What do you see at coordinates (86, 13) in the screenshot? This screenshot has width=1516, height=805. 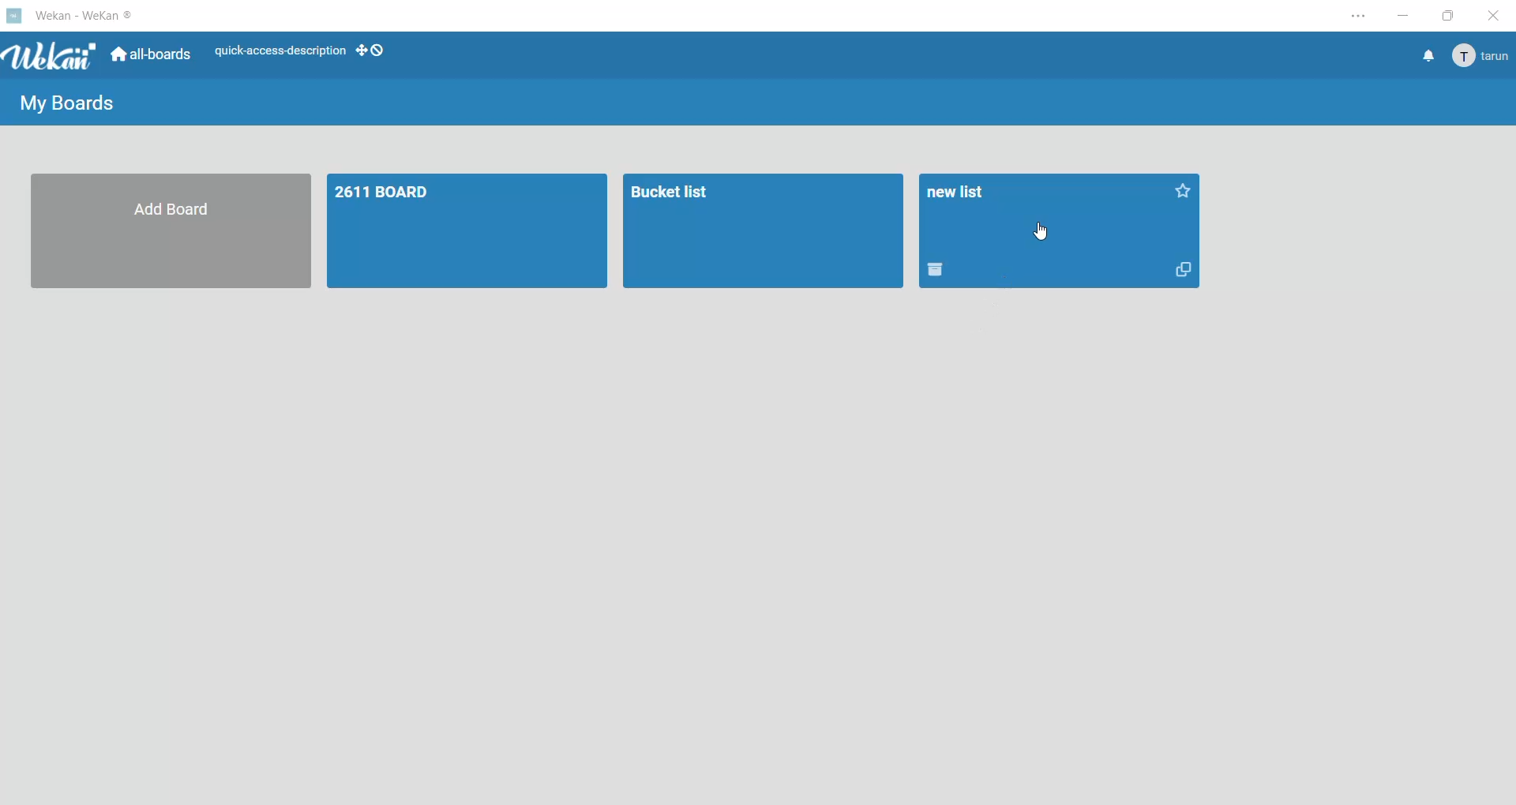 I see `app name ` at bounding box center [86, 13].